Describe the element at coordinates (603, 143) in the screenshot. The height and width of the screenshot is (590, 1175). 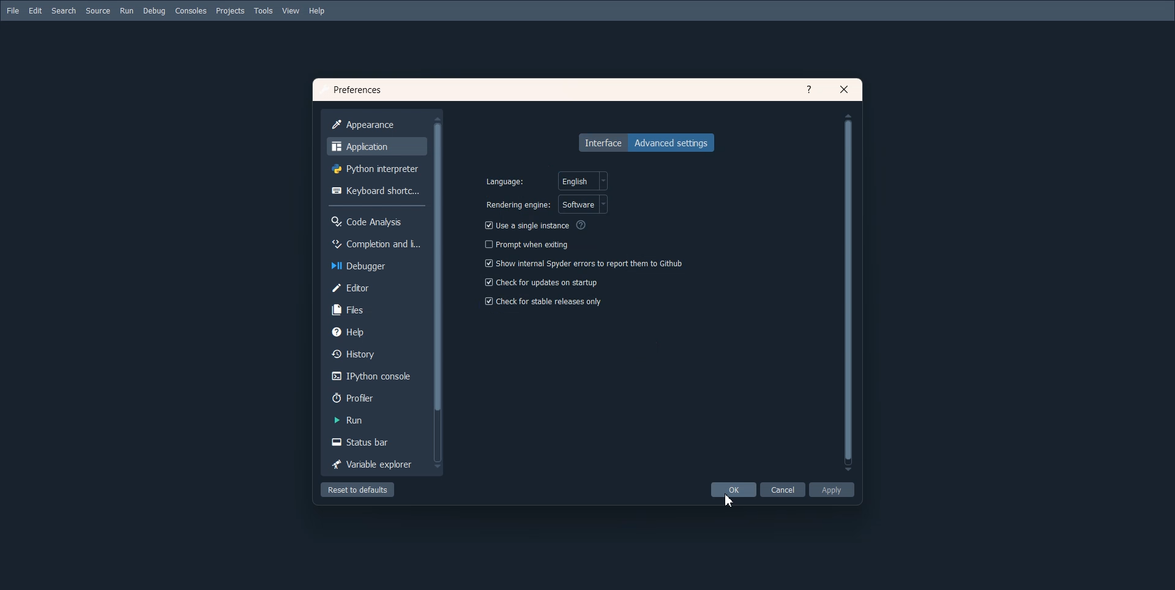
I see `Interface` at that location.